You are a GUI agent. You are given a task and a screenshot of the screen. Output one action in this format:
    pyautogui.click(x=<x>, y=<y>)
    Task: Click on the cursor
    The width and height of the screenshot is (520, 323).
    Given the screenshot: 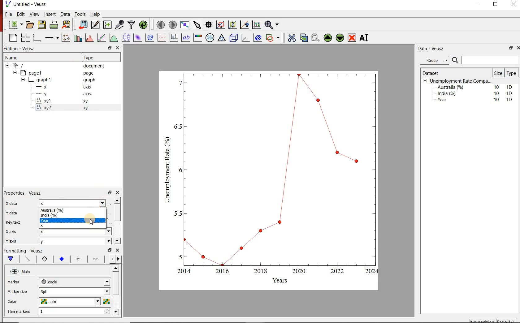 What is the action you would take?
    pyautogui.click(x=89, y=223)
    